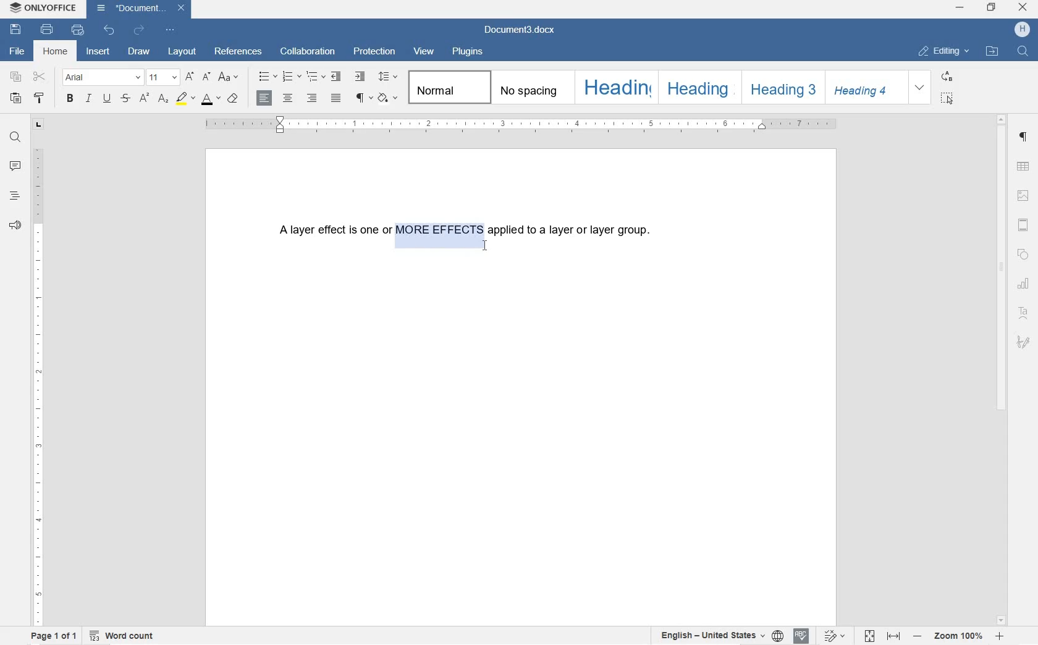 This screenshot has width=1038, height=645. I want to click on VIEW, so click(424, 52).